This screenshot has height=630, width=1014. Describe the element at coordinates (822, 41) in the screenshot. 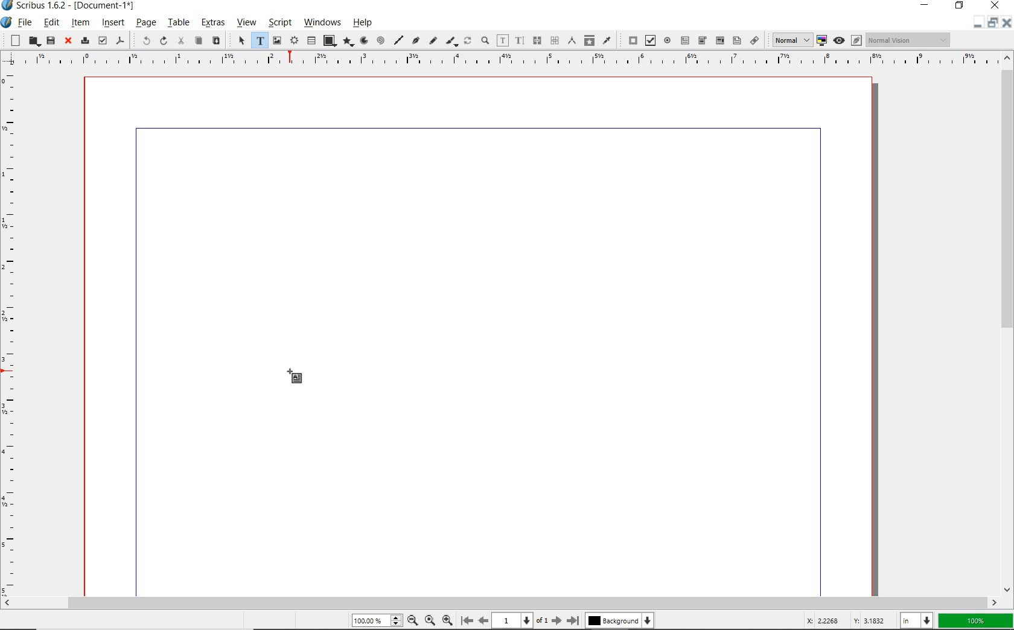

I see `toggle color` at that location.